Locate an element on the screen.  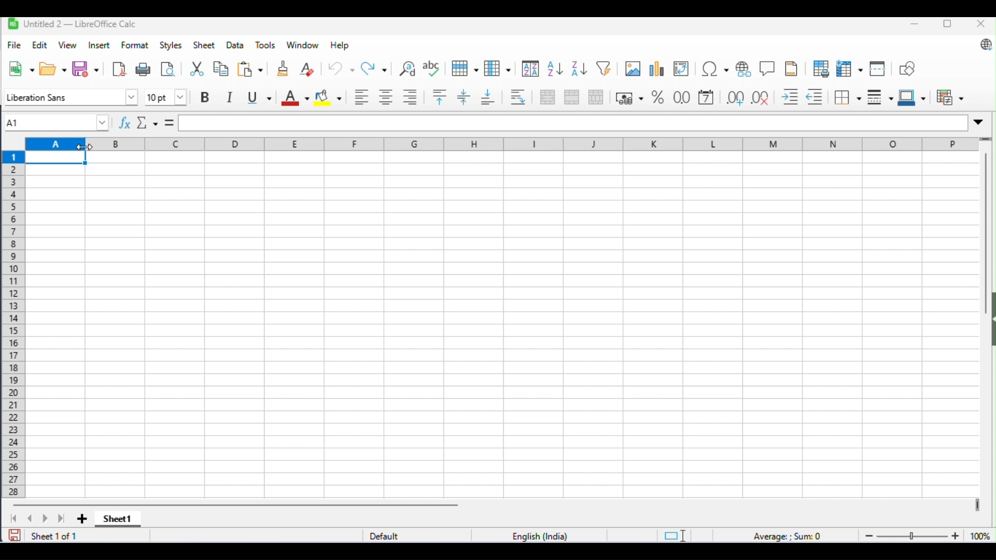
expand is located at coordinates (977, 123).